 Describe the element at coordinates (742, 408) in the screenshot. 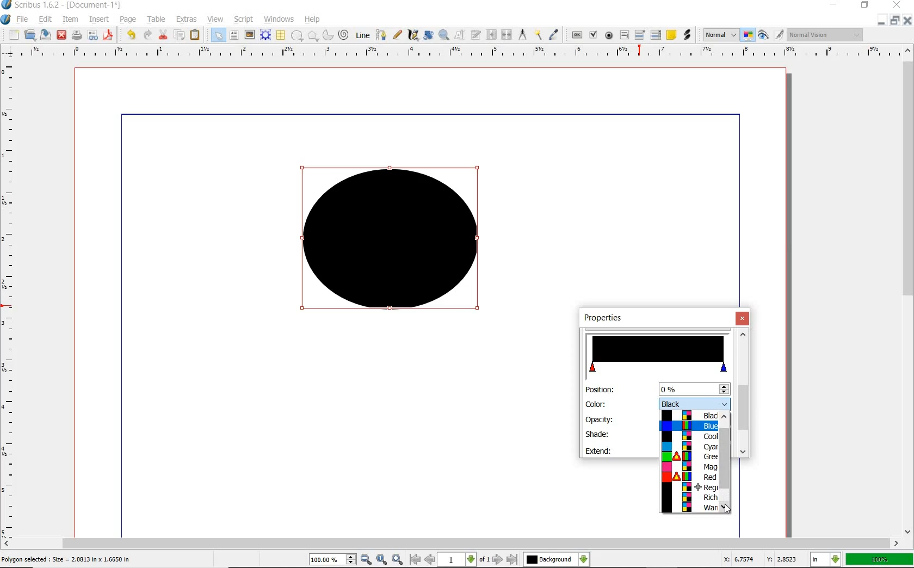

I see `scroll bar` at that location.